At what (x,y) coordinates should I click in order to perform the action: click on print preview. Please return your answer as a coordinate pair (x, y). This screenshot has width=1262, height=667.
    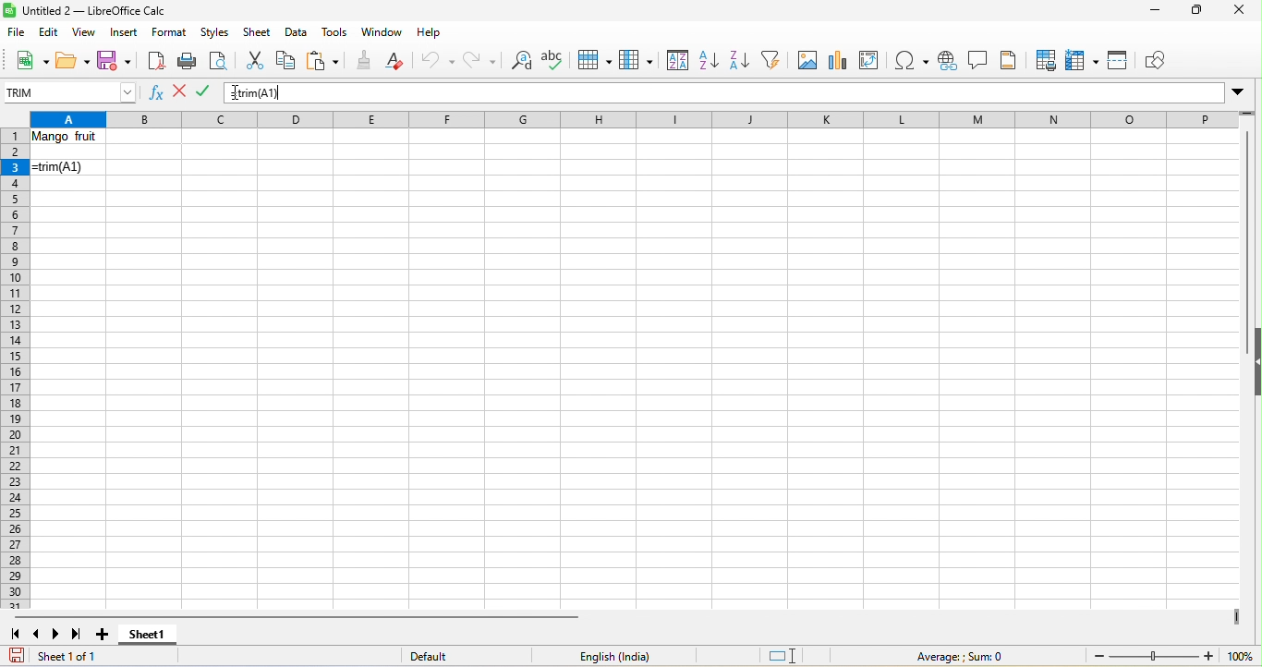
    Looking at the image, I should click on (219, 61).